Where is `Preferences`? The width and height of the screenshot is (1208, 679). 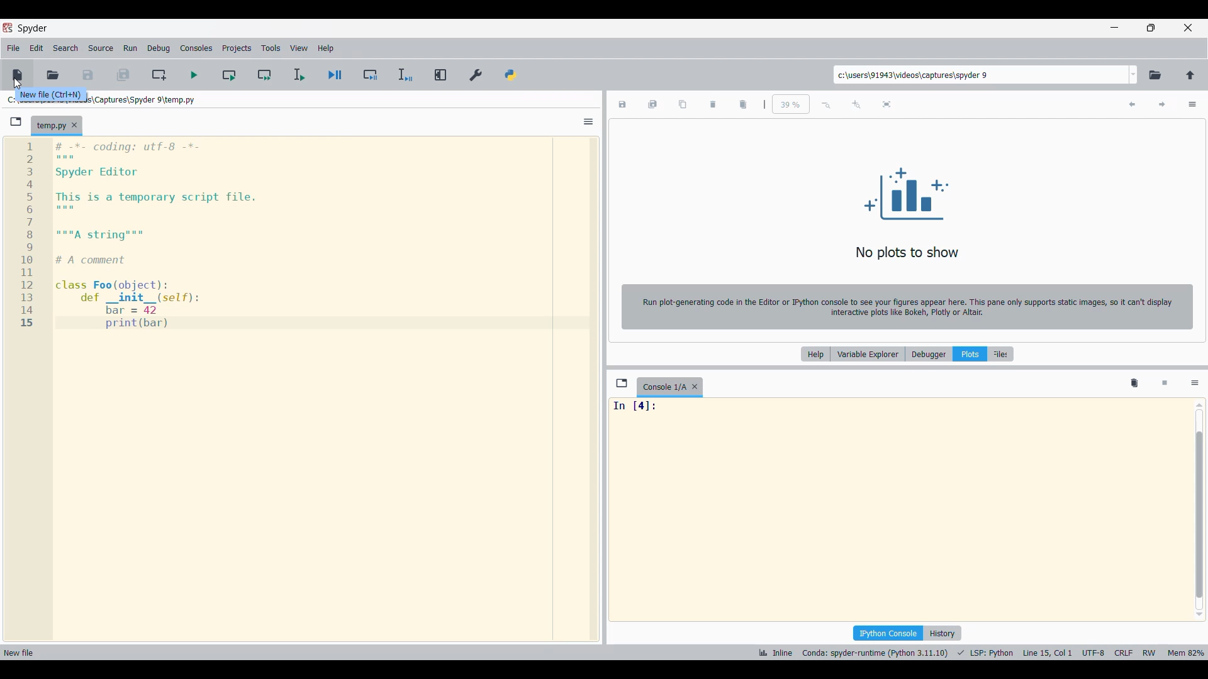
Preferences is located at coordinates (476, 75).